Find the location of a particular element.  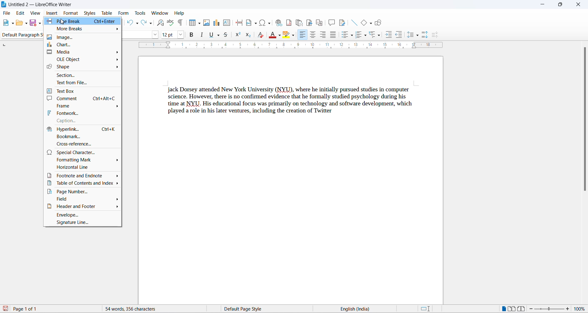

bold is located at coordinates (191, 35).